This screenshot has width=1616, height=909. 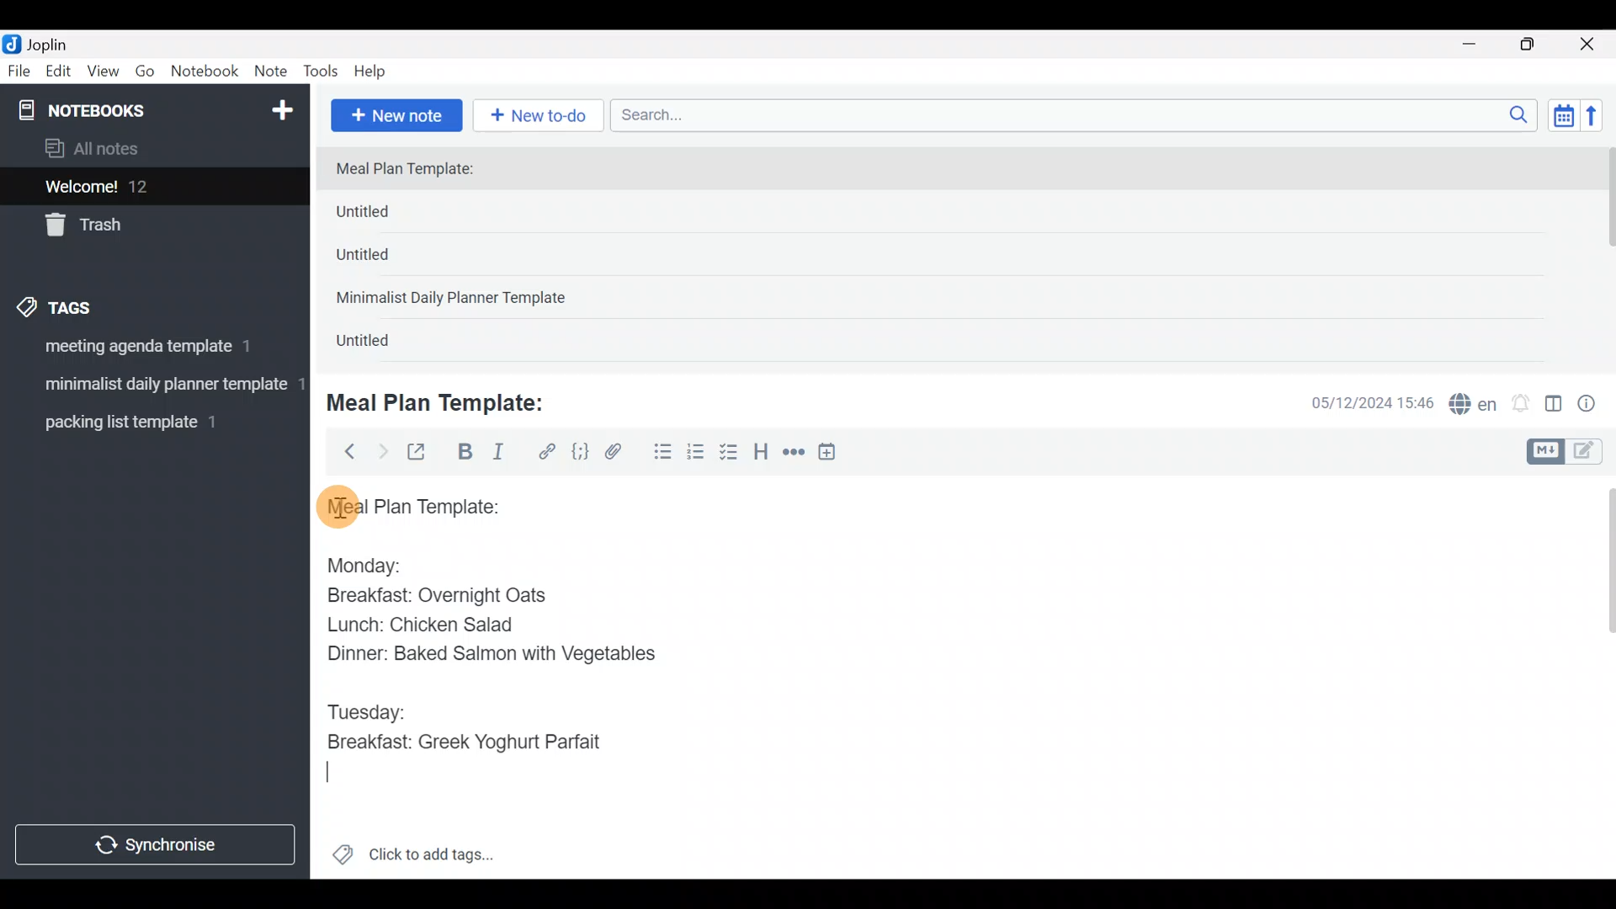 What do you see at coordinates (382, 344) in the screenshot?
I see `Untitled` at bounding box center [382, 344].